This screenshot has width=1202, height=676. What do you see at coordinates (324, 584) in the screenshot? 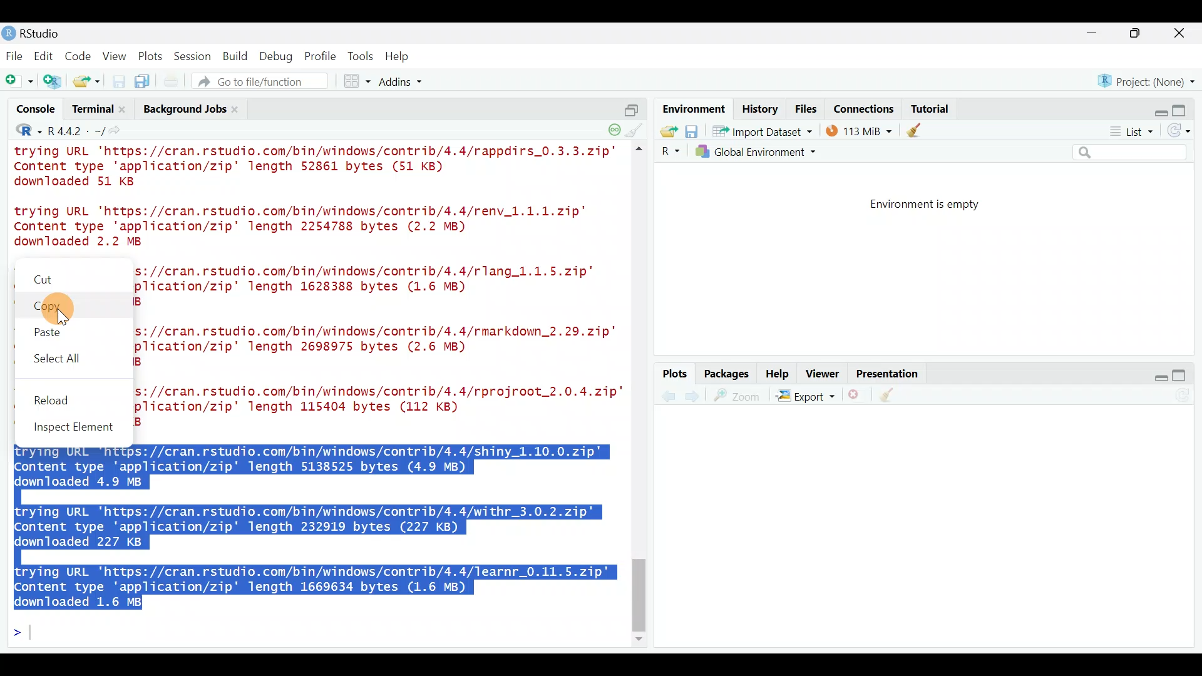
I see `trying URL 'https://cran.rstudio.com/bin/windows/contrib/4.4/learnr_0.11.5.zip"
Content type 'application/zip' length 1669634 bytes (1.6 MB)
downloaded 1.6` at bounding box center [324, 584].